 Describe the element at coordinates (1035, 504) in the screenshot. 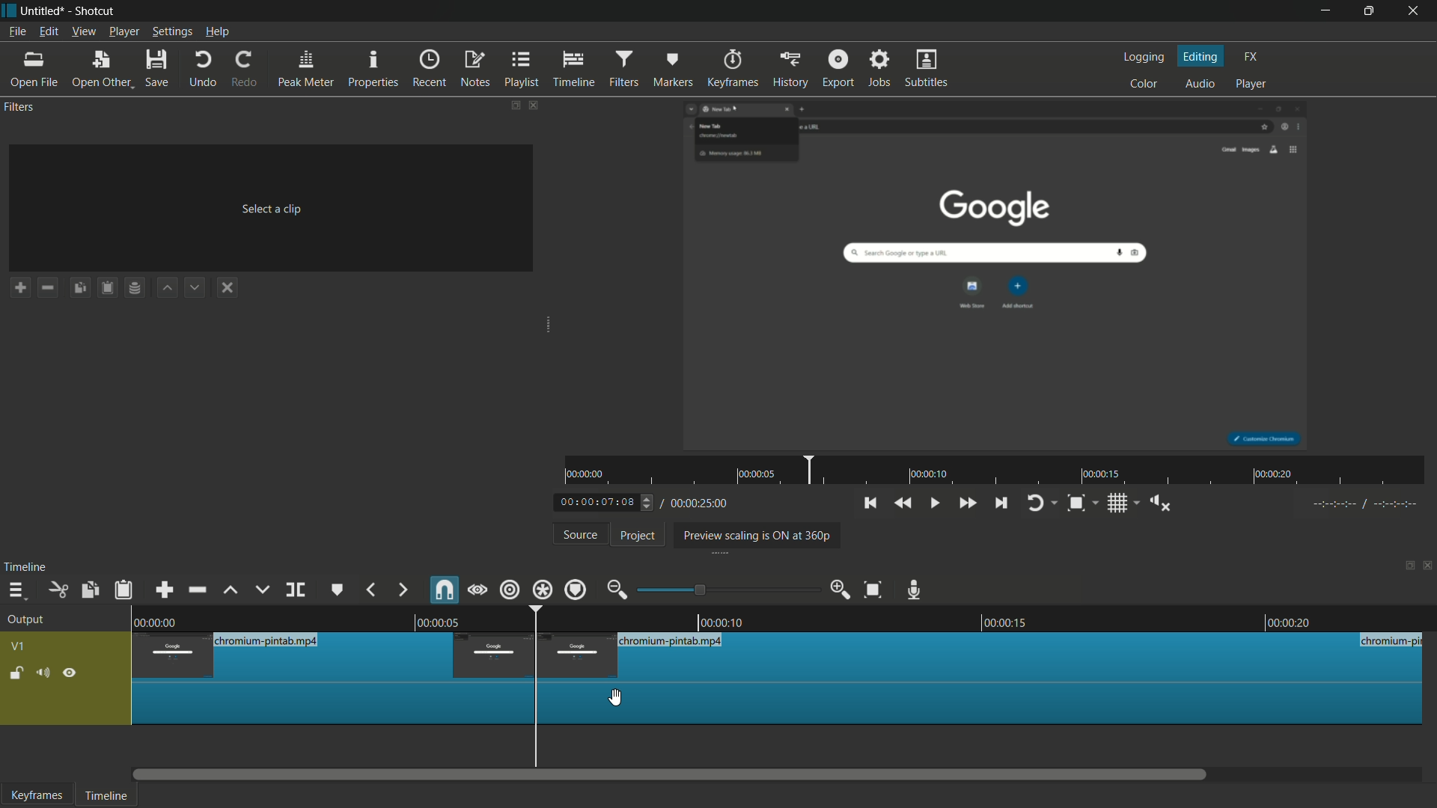

I see `toggle player looping` at that location.